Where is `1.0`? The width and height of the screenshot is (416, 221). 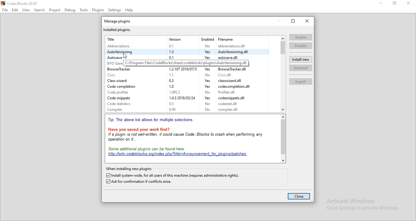 1.0 is located at coordinates (172, 86).